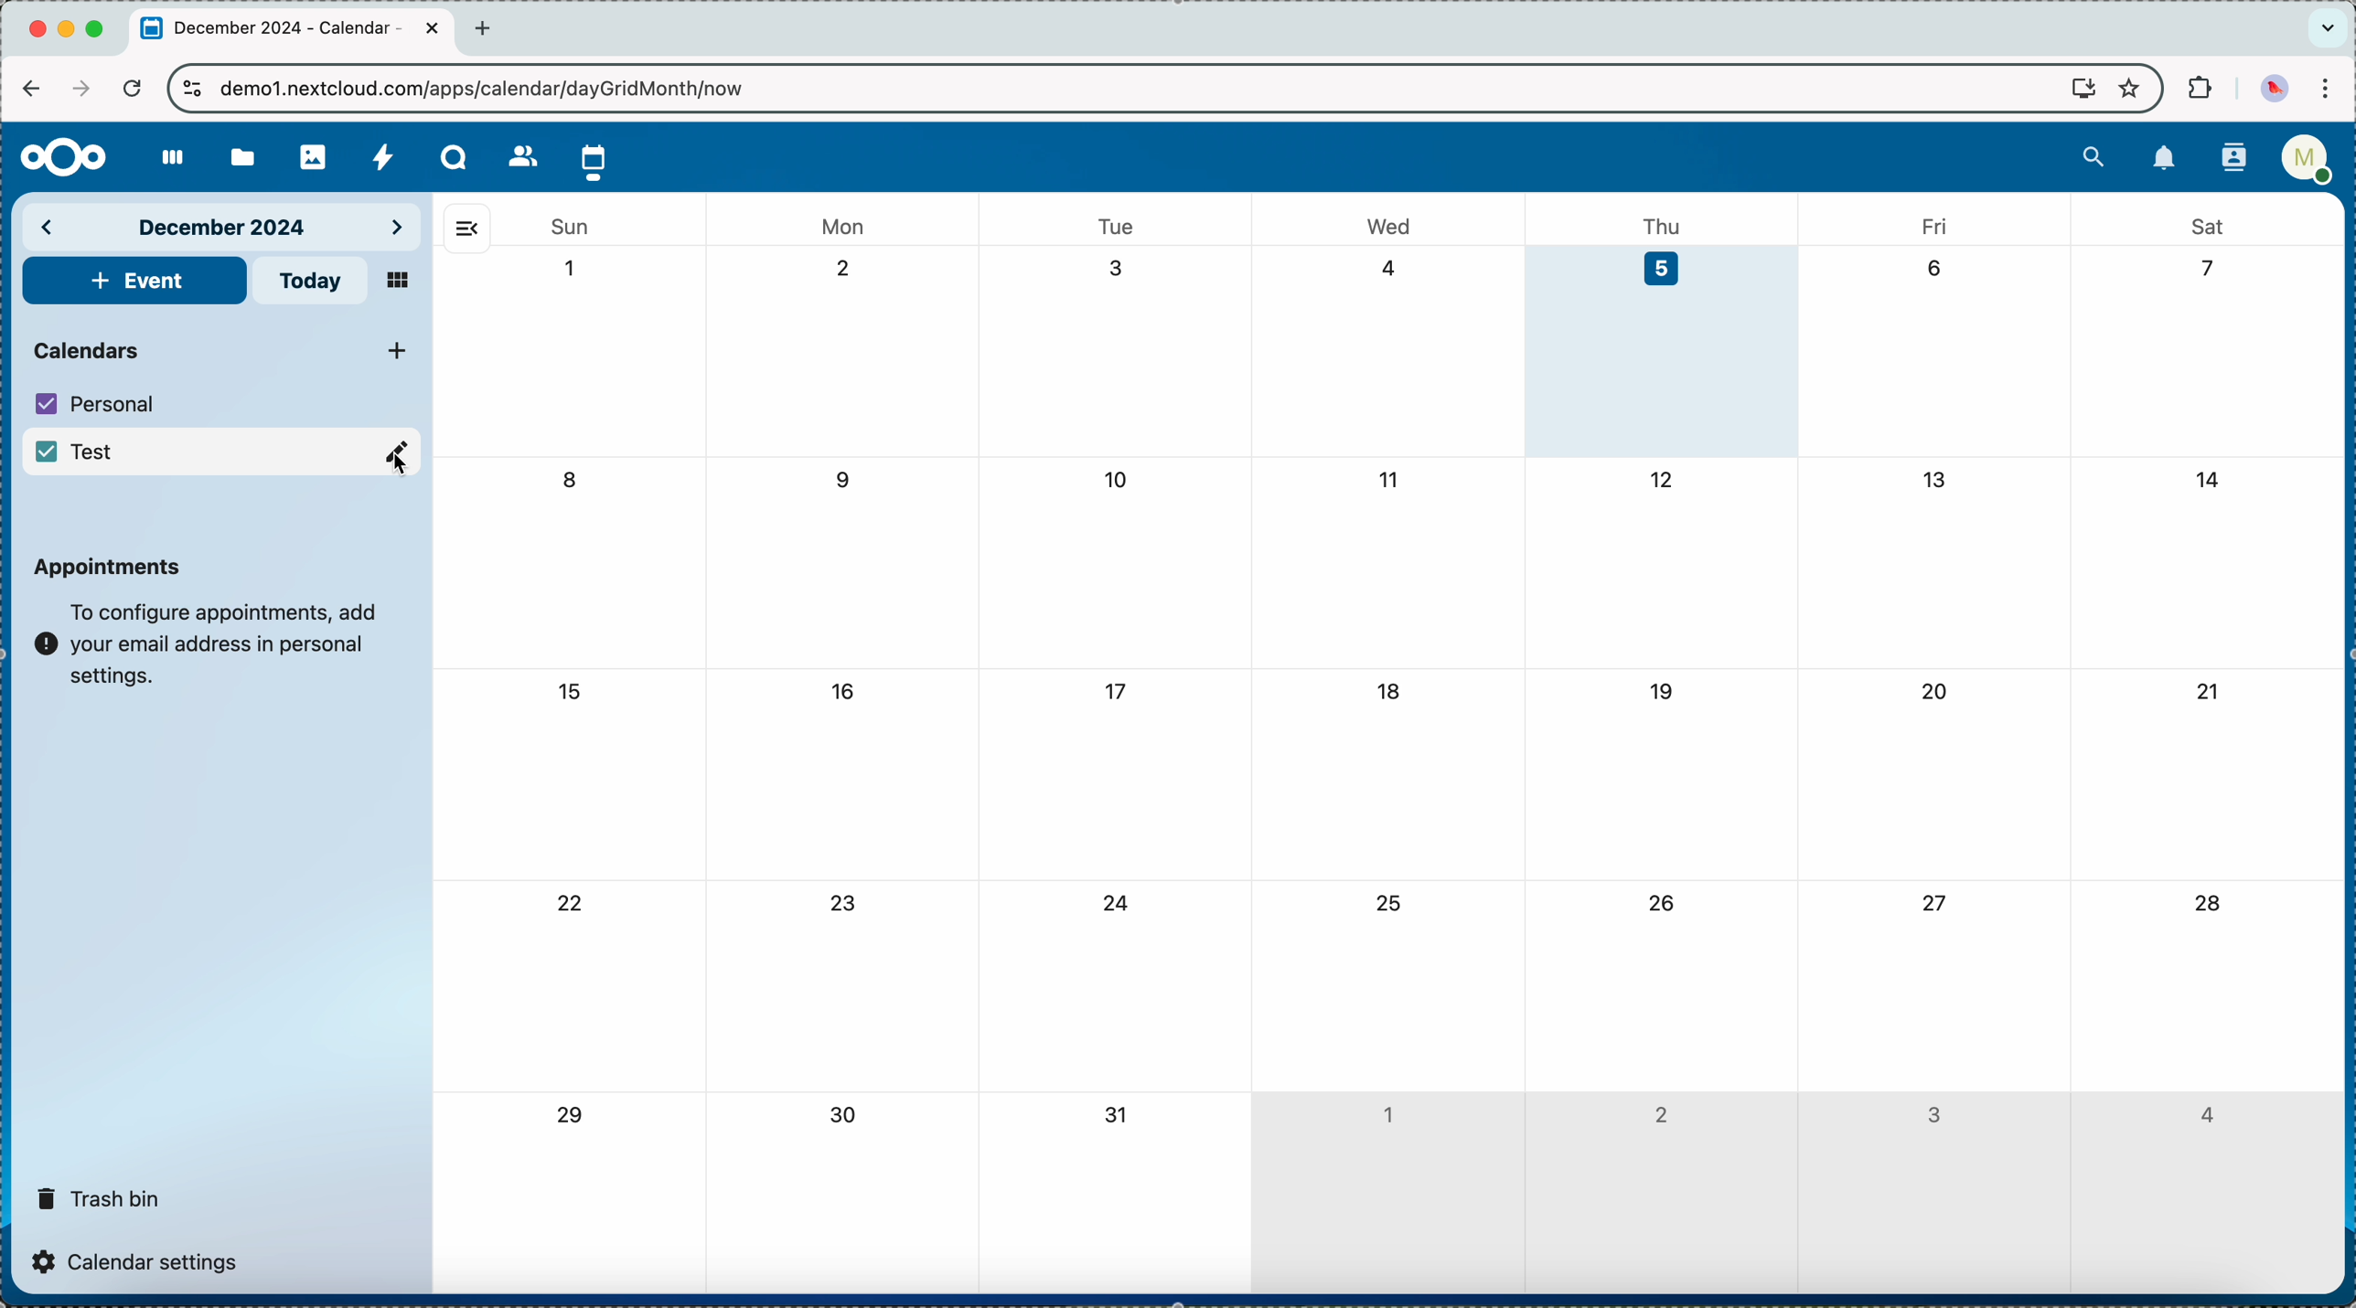  I want to click on thu, so click(1670, 224).